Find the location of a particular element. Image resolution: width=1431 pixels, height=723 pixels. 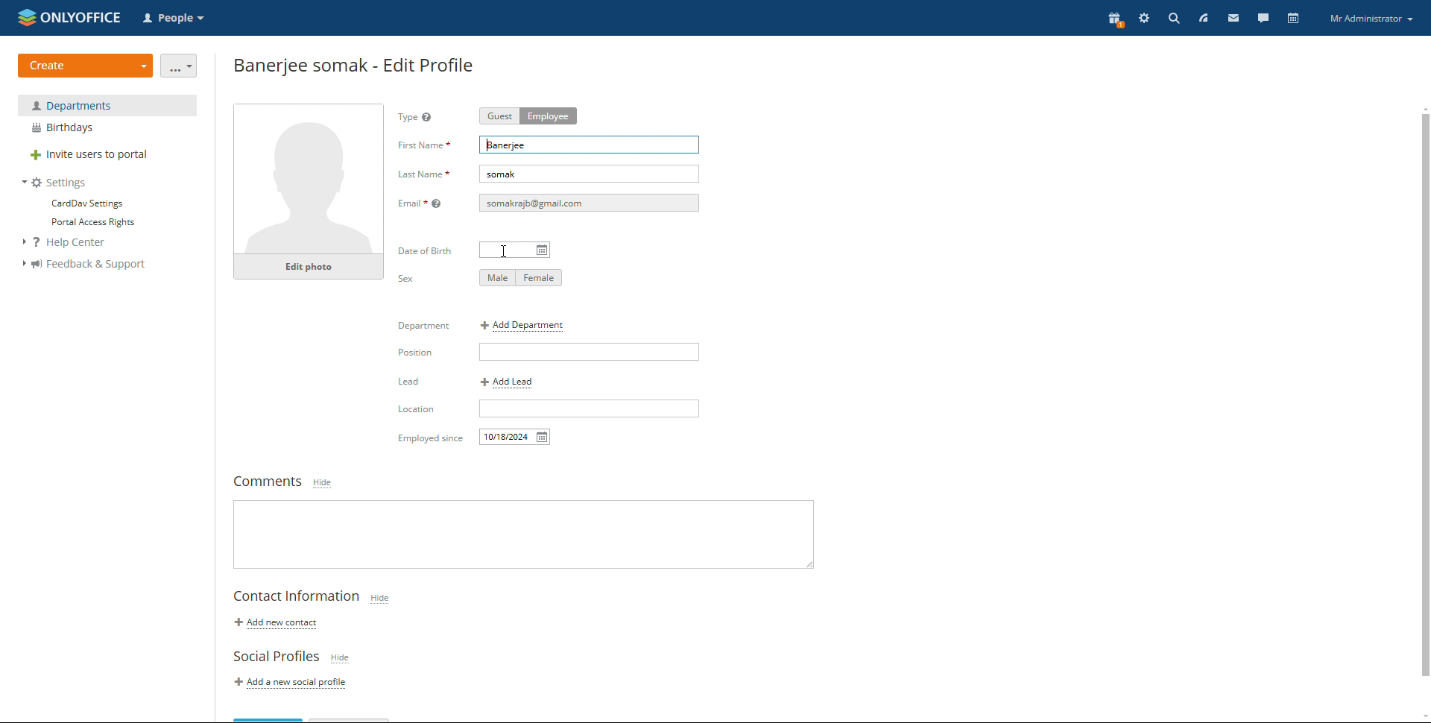

search is located at coordinates (1174, 18).